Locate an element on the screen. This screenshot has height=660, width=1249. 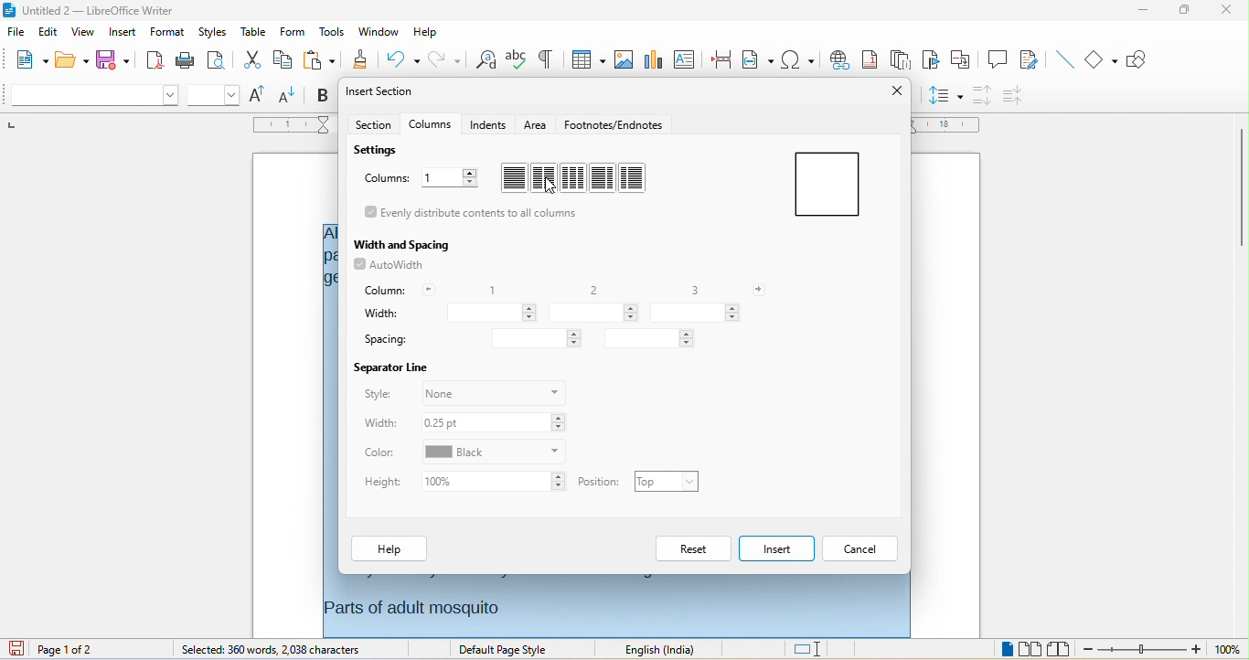
3 is located at coordinates (699, 288).